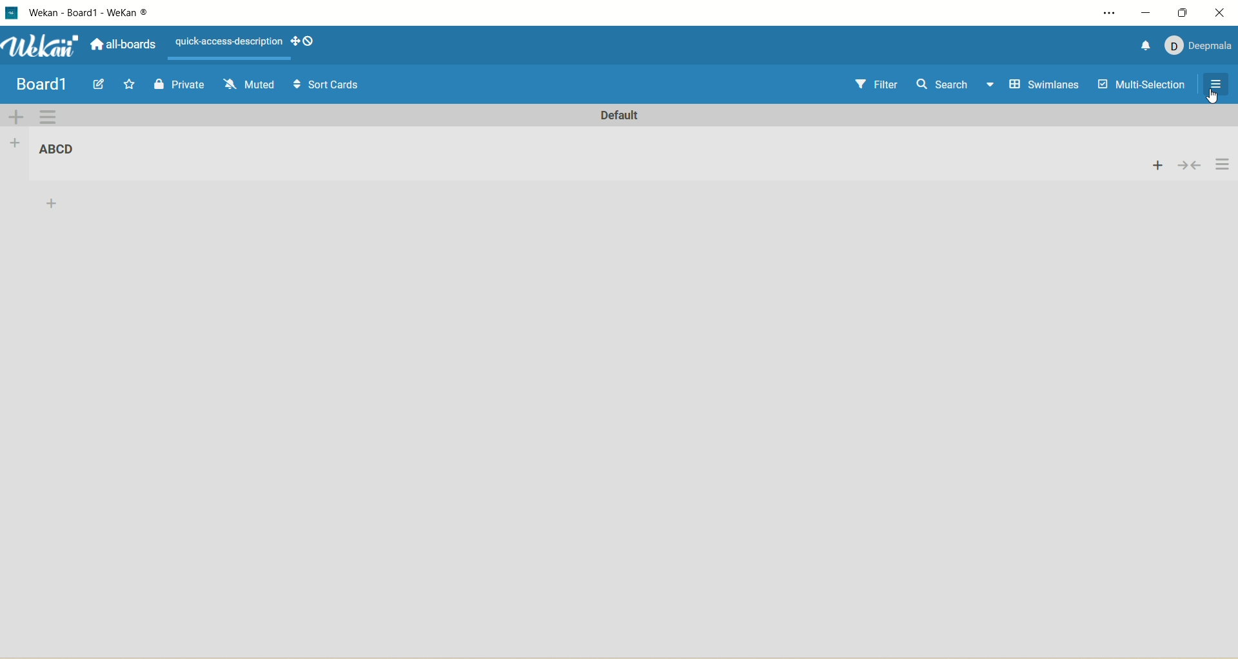 This screenshot has width=1238, height=659. What do you see at coordinates (15, 143) in the screenshot?
I see `add list` at bounding box center [15, 143].